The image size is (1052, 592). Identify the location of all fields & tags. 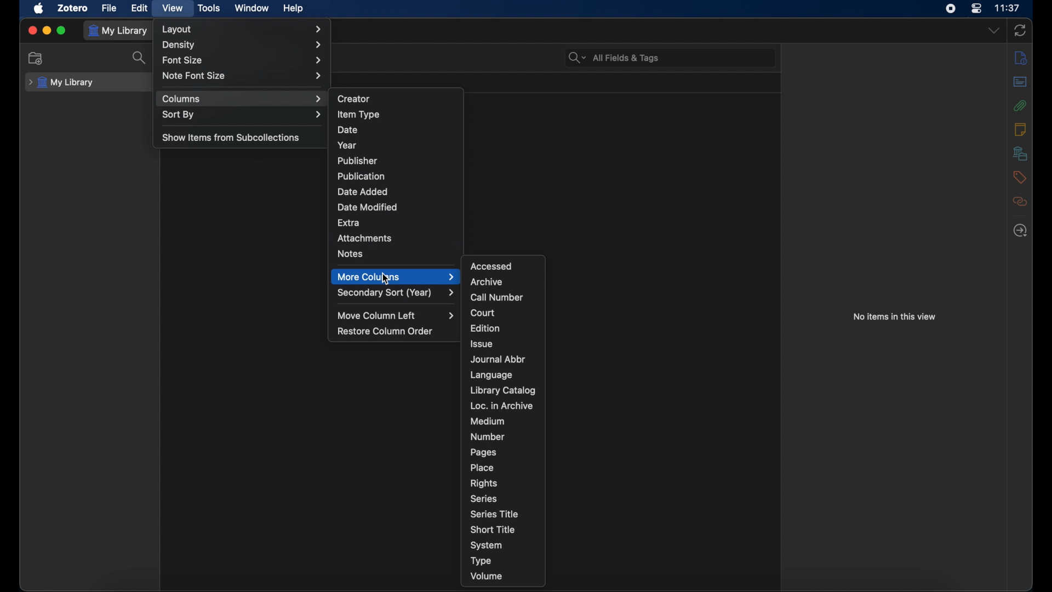
(614, 57).